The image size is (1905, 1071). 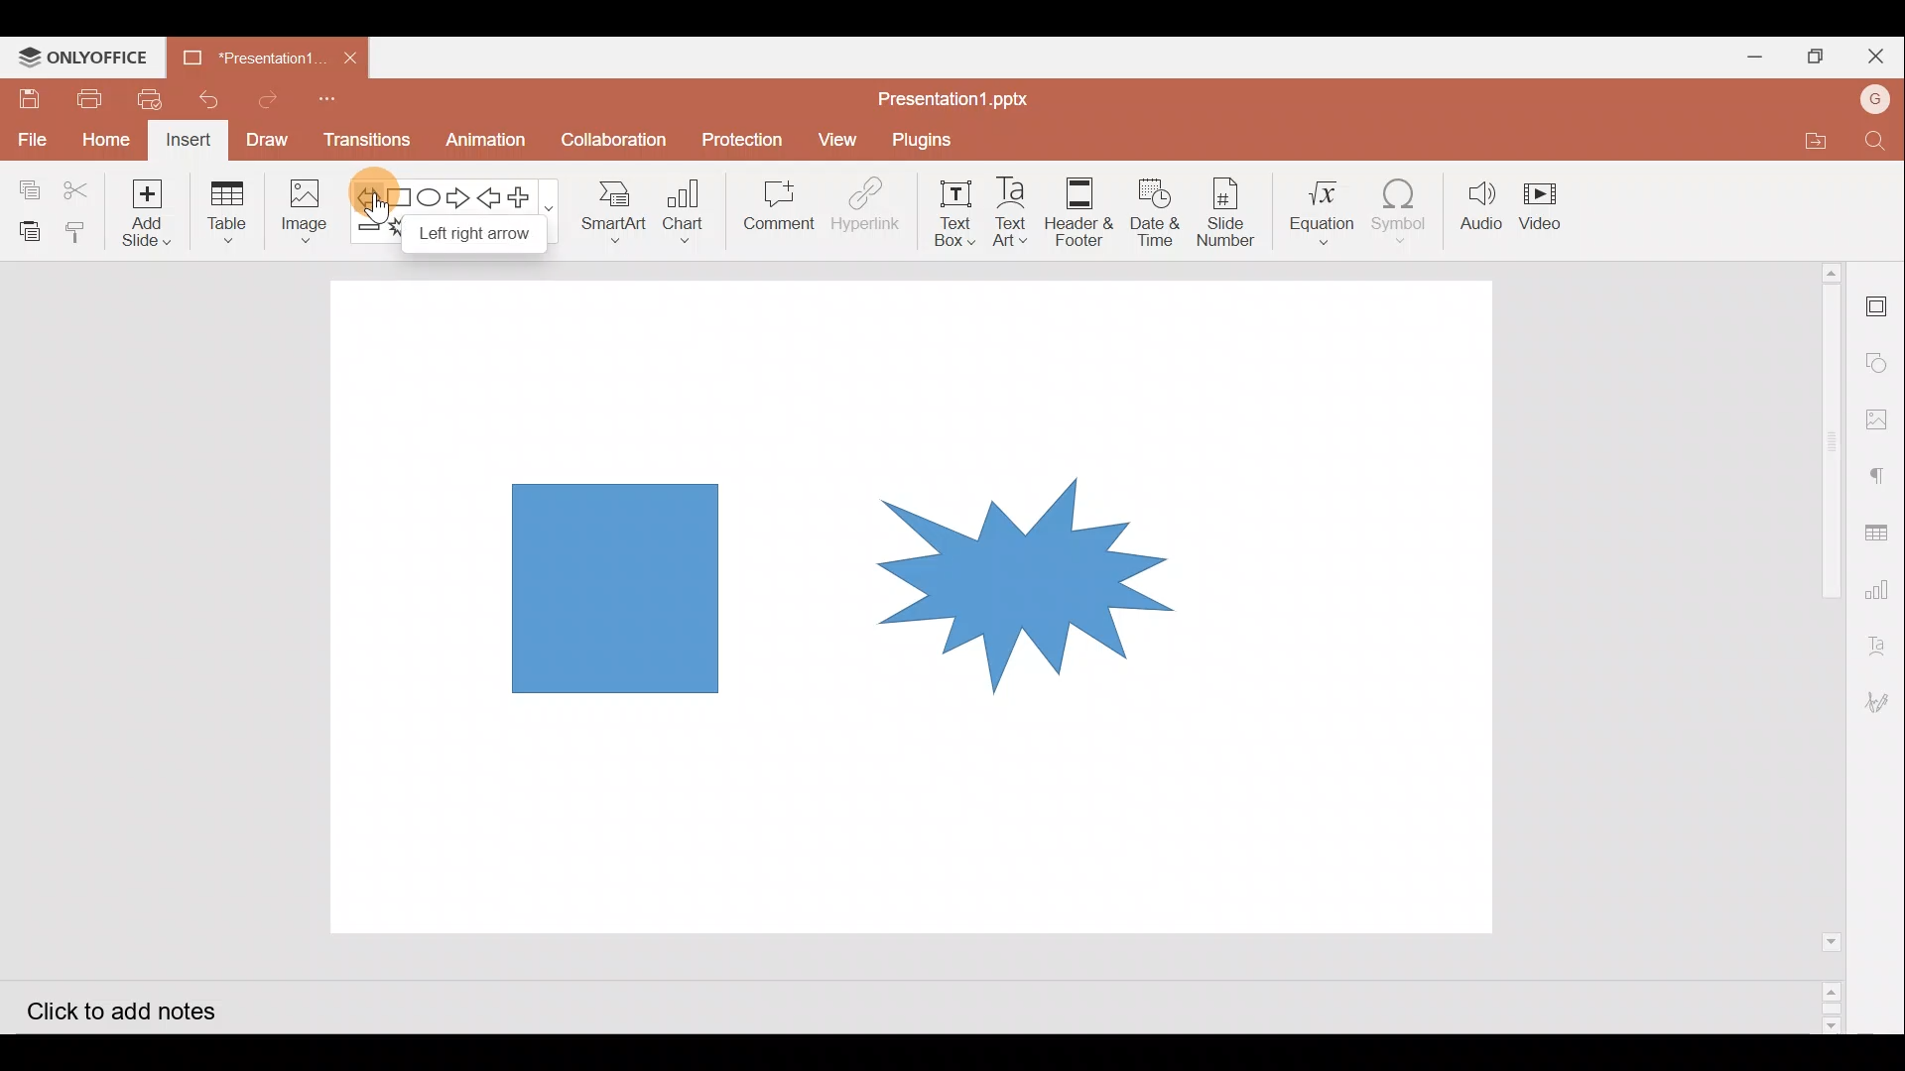 I want to click on Symbol, so click(x=1406, y=210).